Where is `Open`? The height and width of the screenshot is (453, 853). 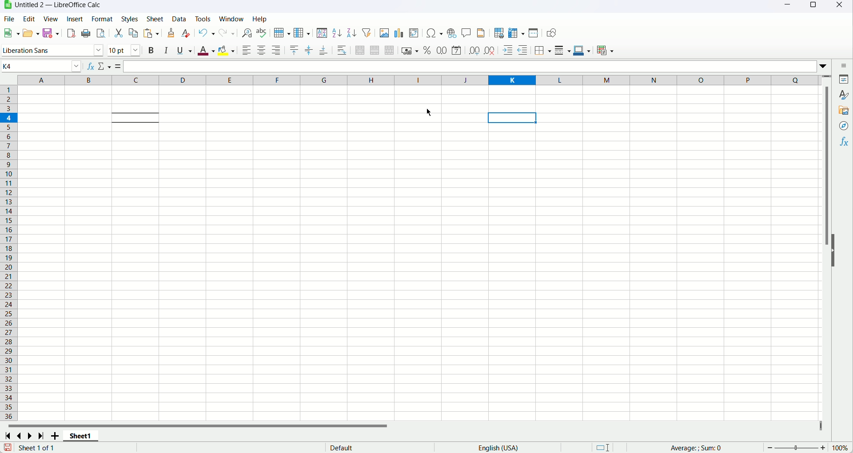
Open is located at coordinates (32, 33).